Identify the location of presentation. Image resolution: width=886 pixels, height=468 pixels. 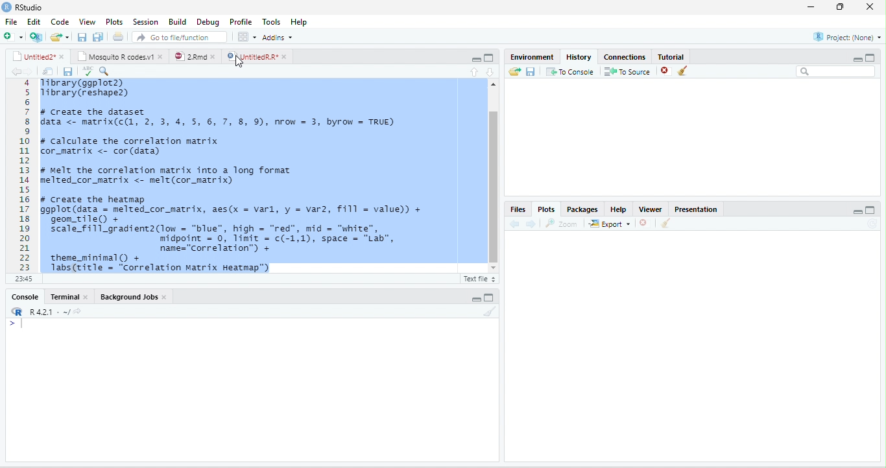
(699, 207).